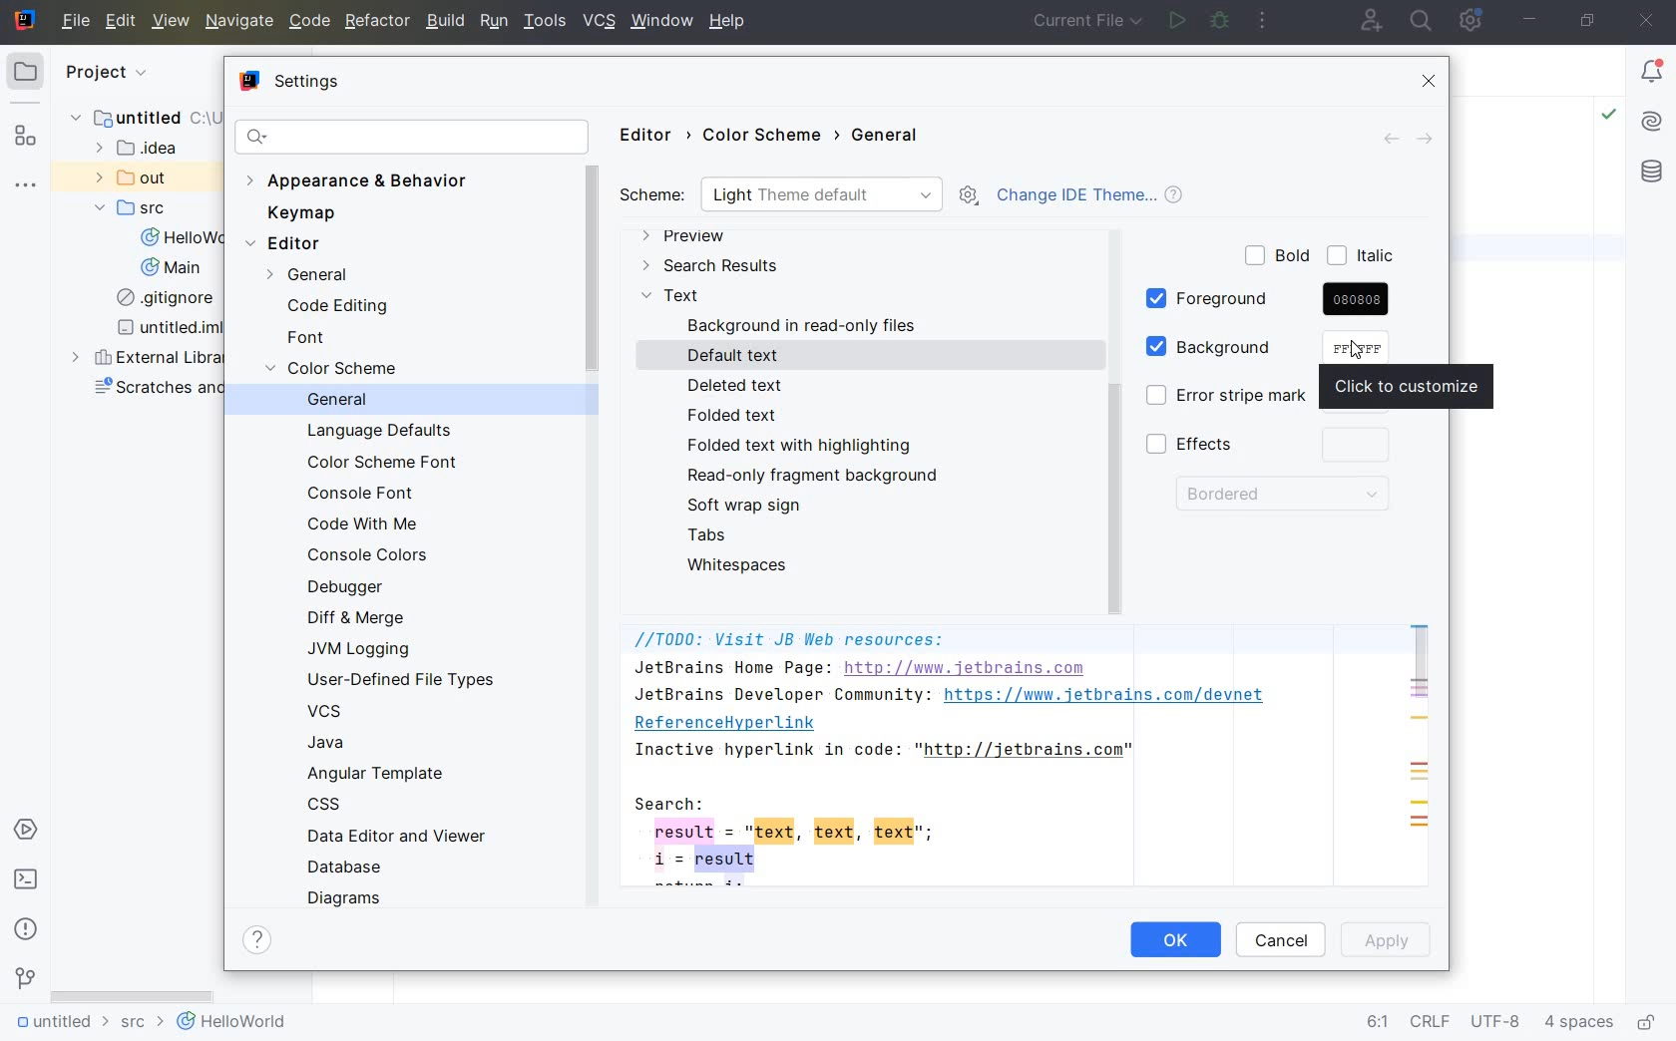 This screenshot has height=1041, width=1676. What do you see at coordinates (330, 807) in the screenshot?
I see `CSS` at bounding box center [330, 807].